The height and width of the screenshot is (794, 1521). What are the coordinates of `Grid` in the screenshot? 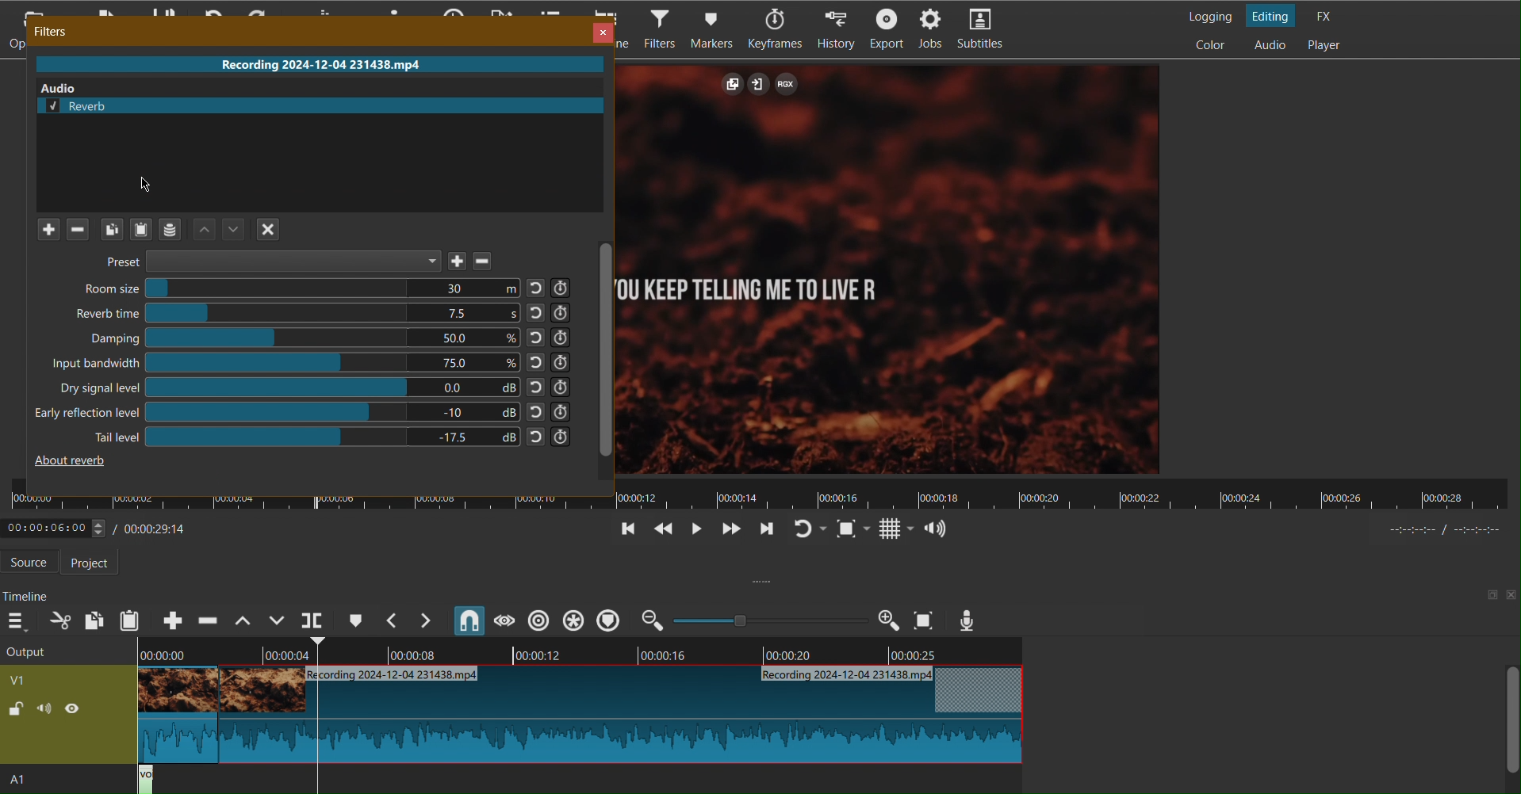 It's located at (896, 529).